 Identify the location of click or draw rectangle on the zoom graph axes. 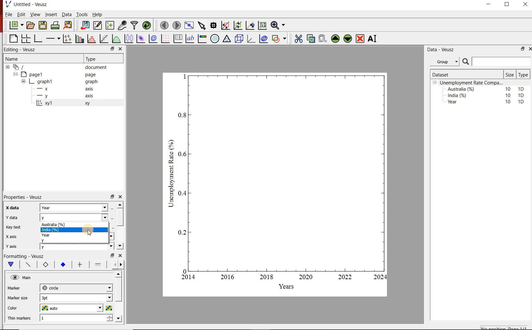
(226, 26).